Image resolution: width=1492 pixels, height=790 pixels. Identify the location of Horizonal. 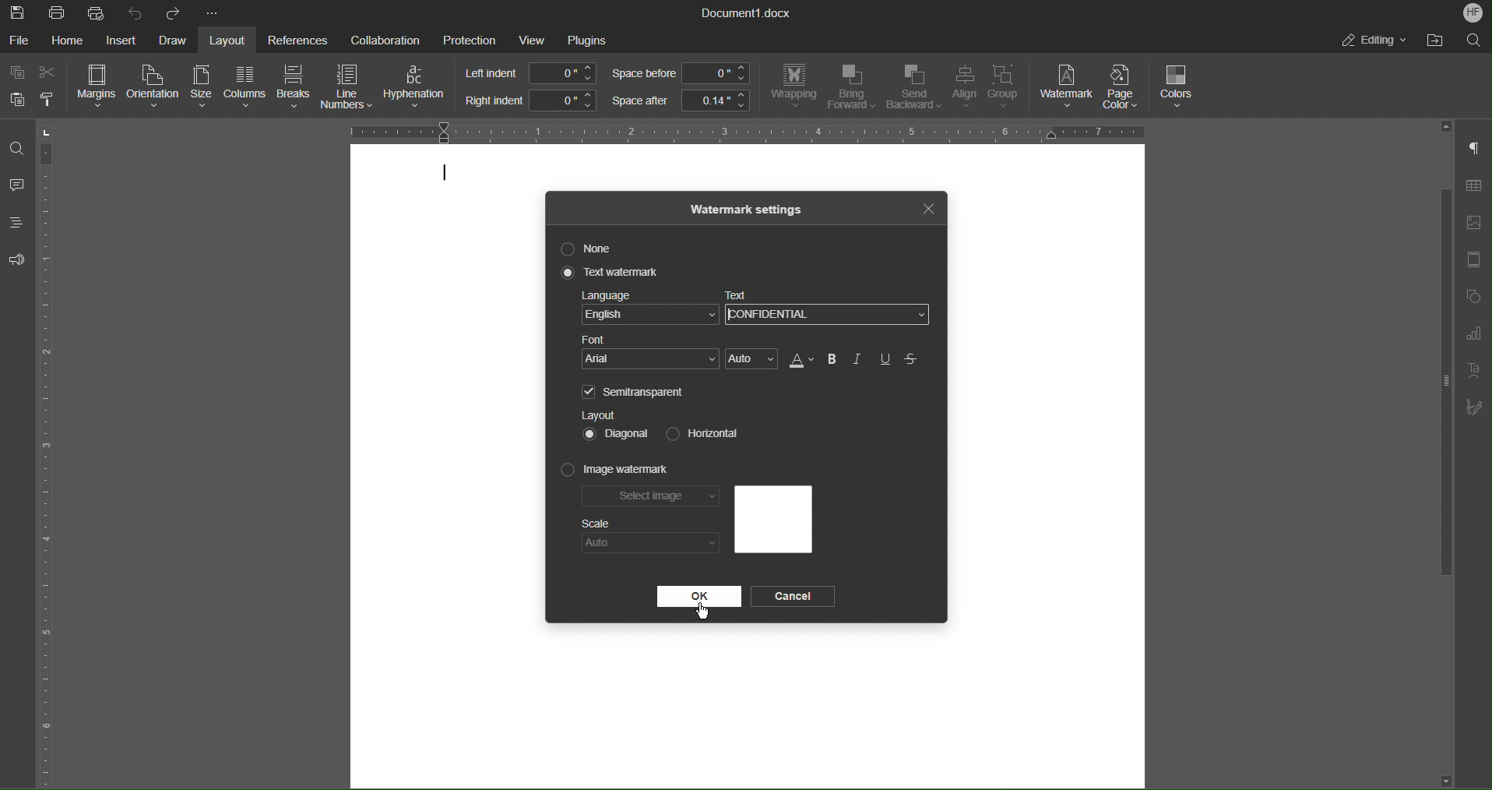
(699, 432).